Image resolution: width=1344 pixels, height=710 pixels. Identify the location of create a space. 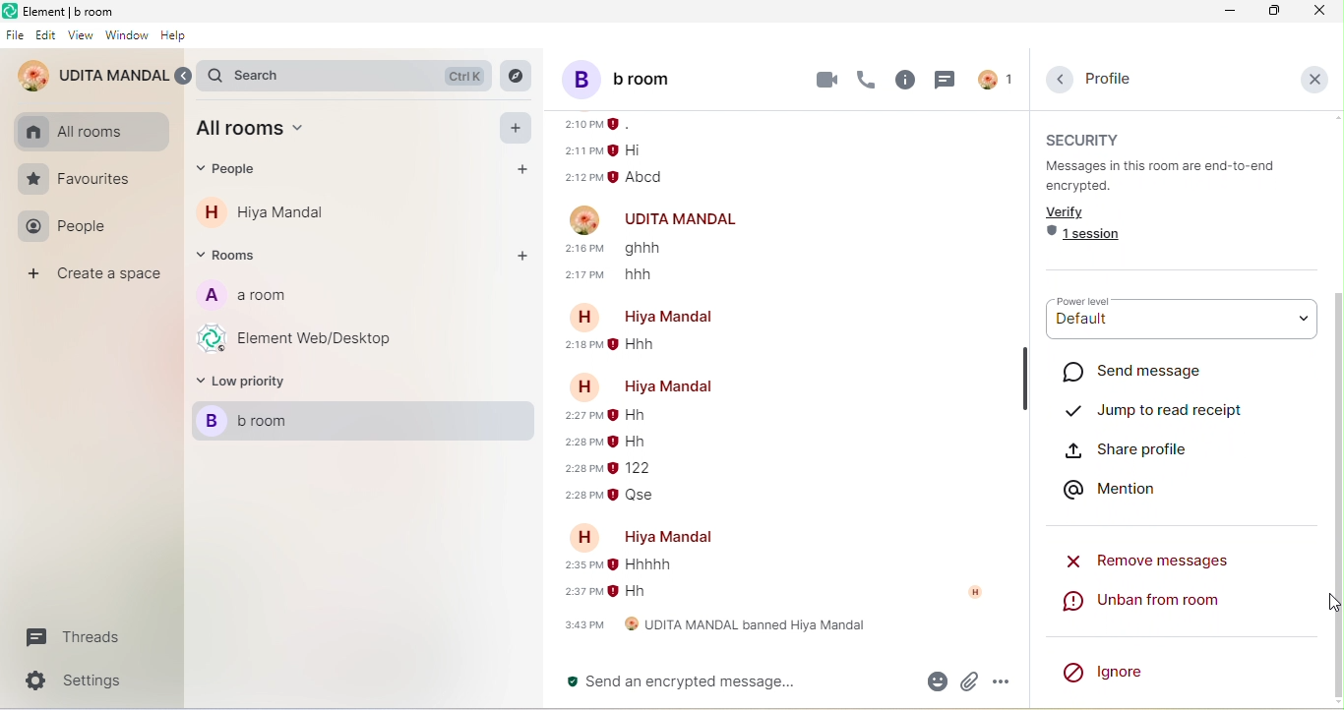
(98, 276).